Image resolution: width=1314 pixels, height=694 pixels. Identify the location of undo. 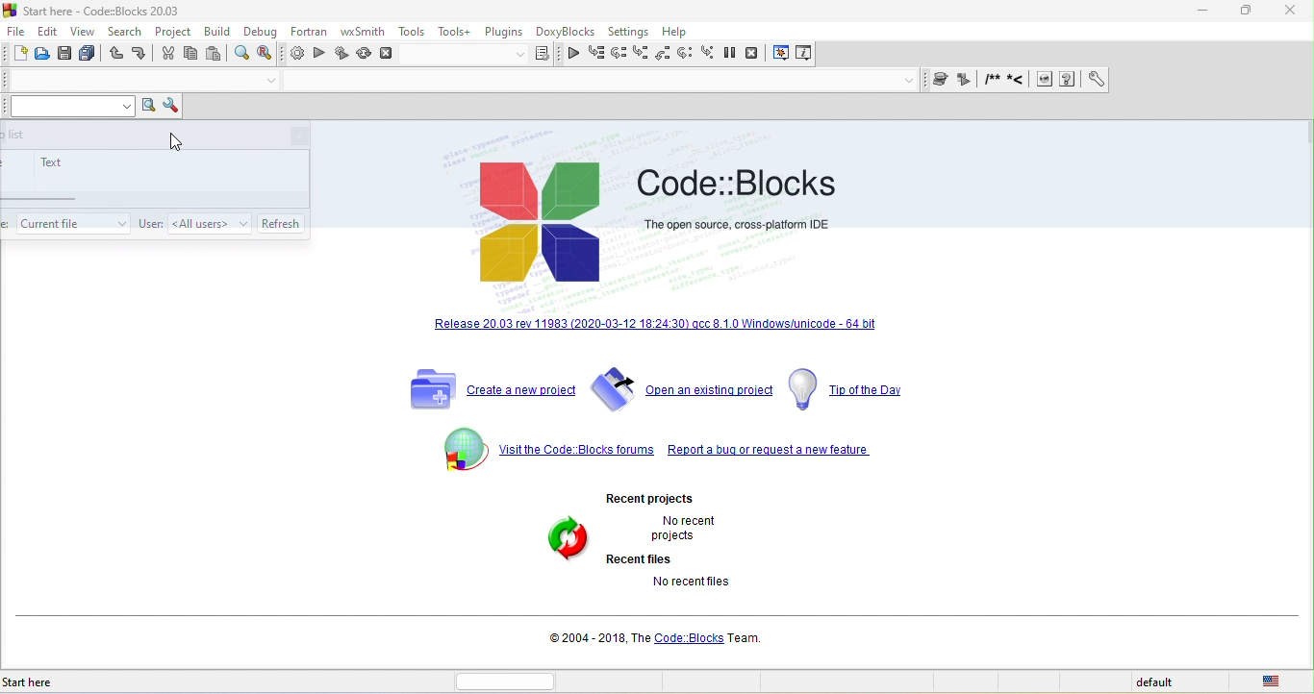
(115, 56).